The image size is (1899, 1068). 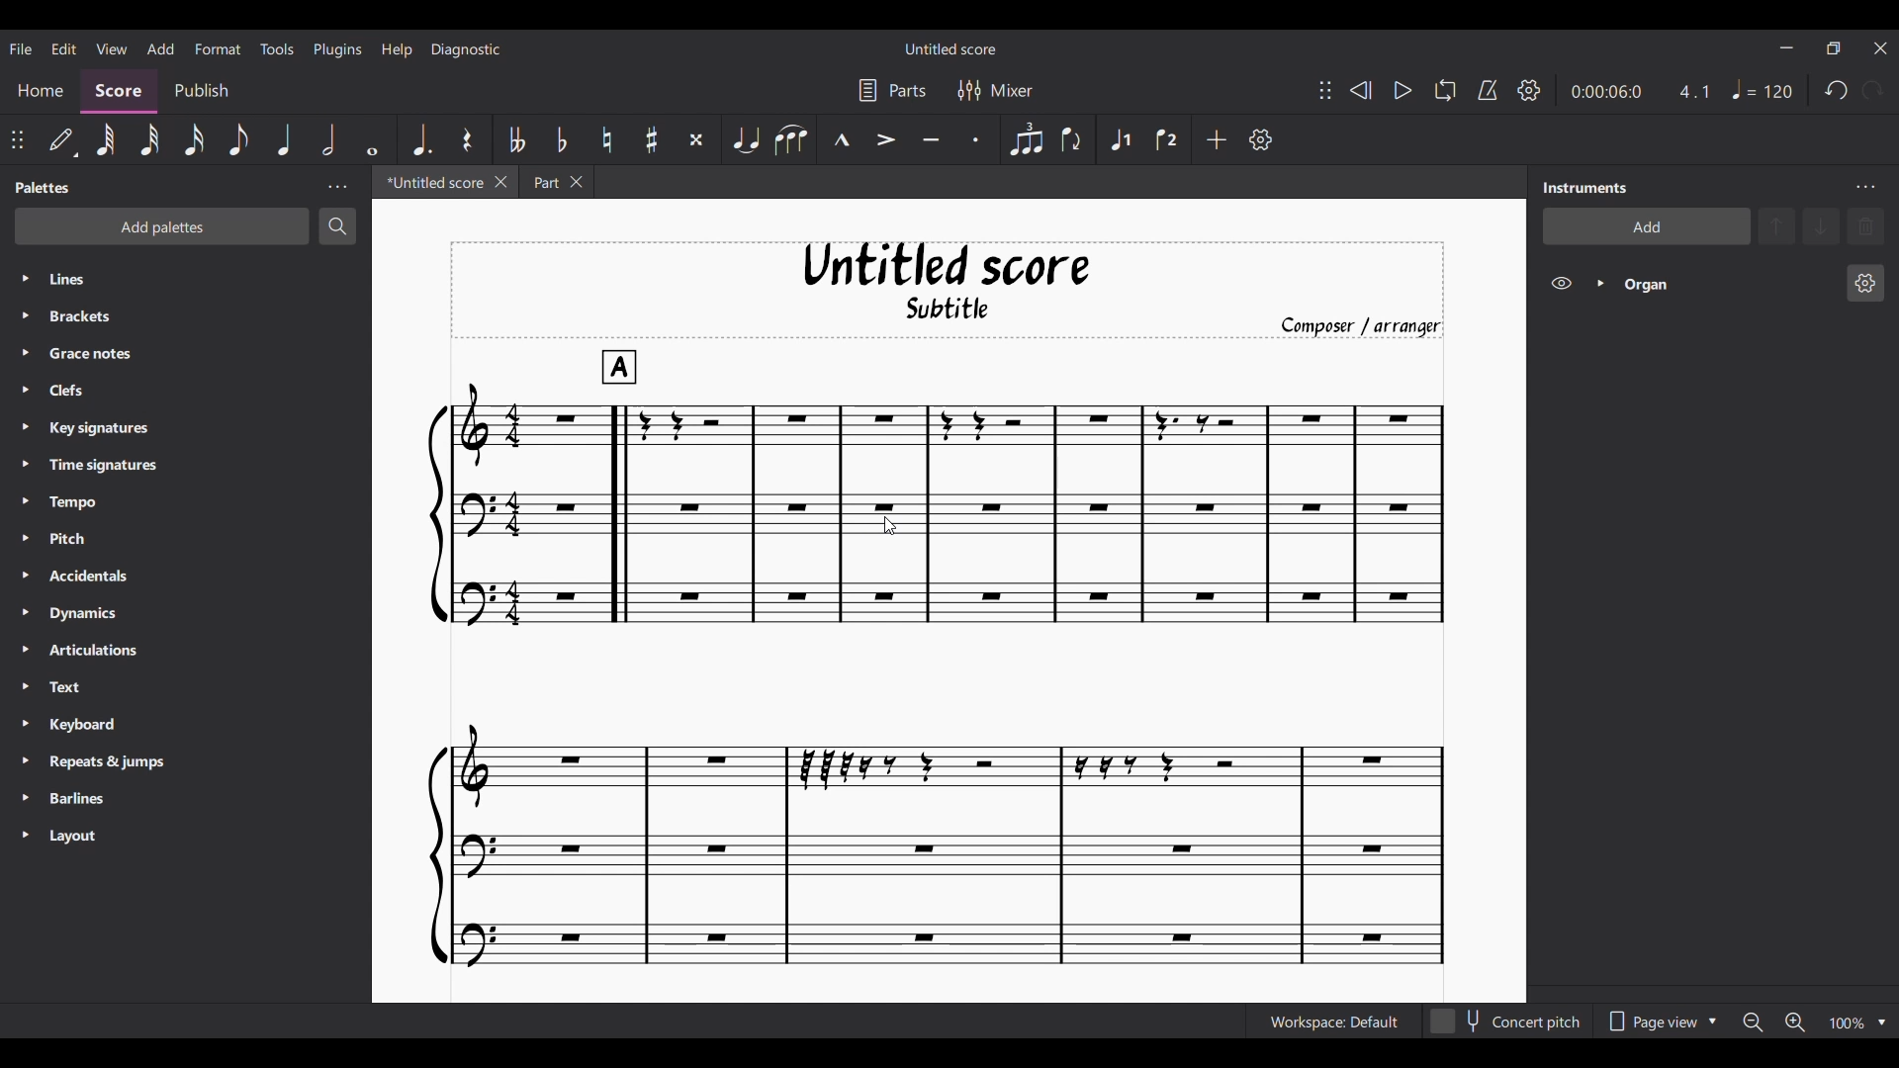 I want to click on Panel title, so click(x=42, y=187).